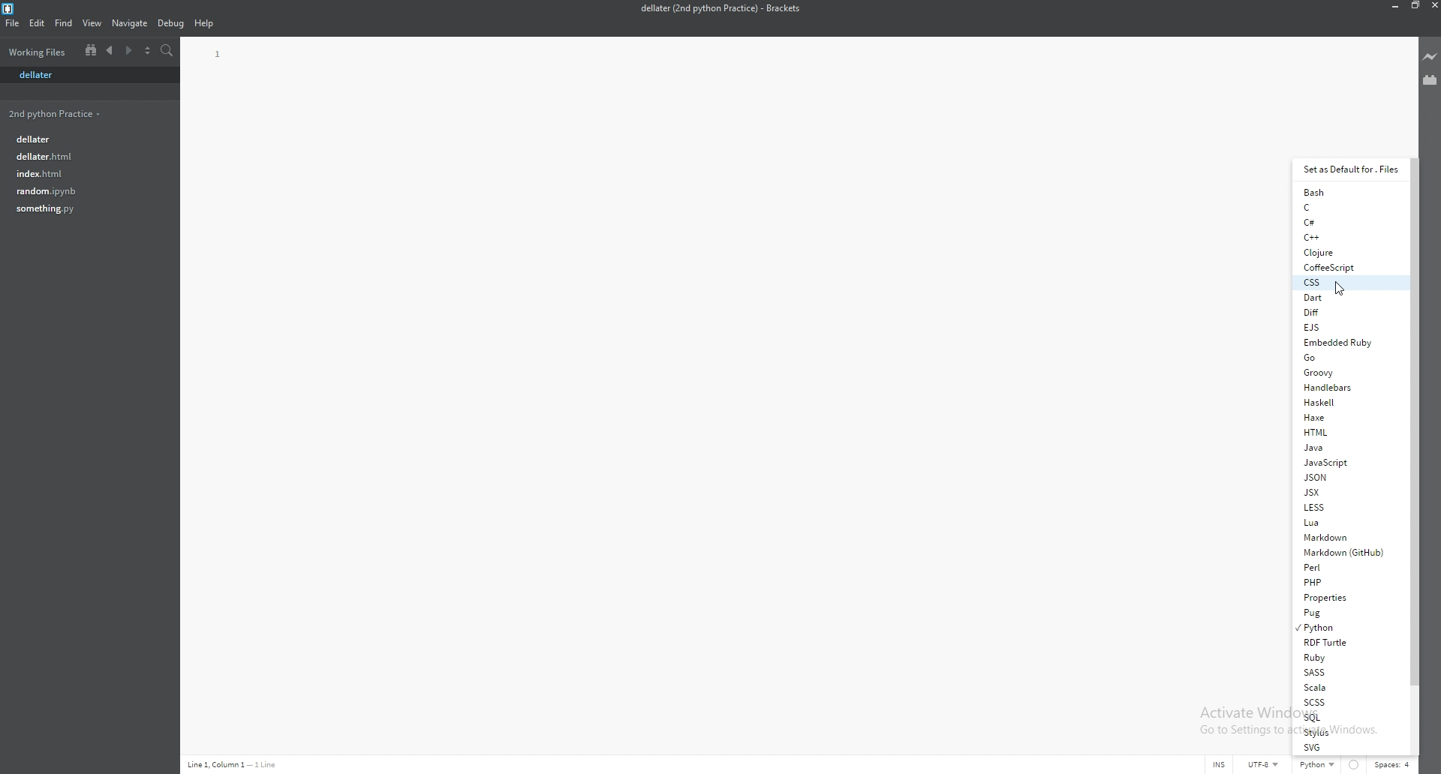 The height and width of the screenshot is (774, 1441). I want to click on stylus, so click(1348, 732).